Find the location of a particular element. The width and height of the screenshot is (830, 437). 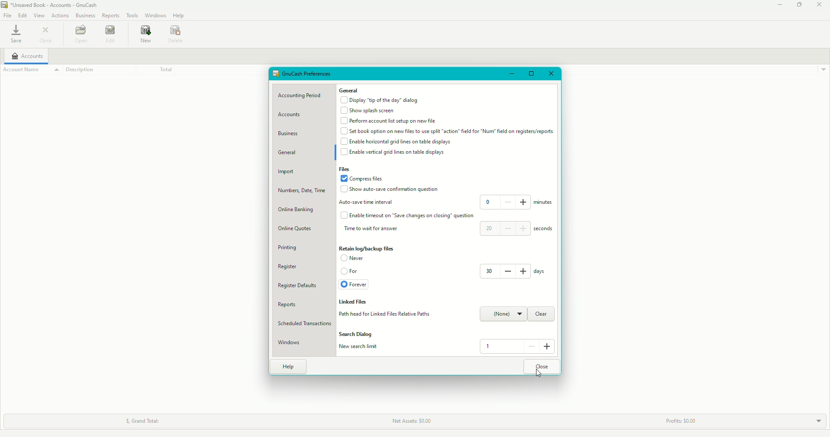

Open is located at coordinates (79, 34).